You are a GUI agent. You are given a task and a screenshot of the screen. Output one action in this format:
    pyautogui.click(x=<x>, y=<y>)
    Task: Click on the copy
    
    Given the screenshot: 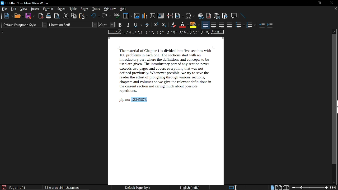 What is the action you would take?
    pyautogui.click(x=74, y=16)
    